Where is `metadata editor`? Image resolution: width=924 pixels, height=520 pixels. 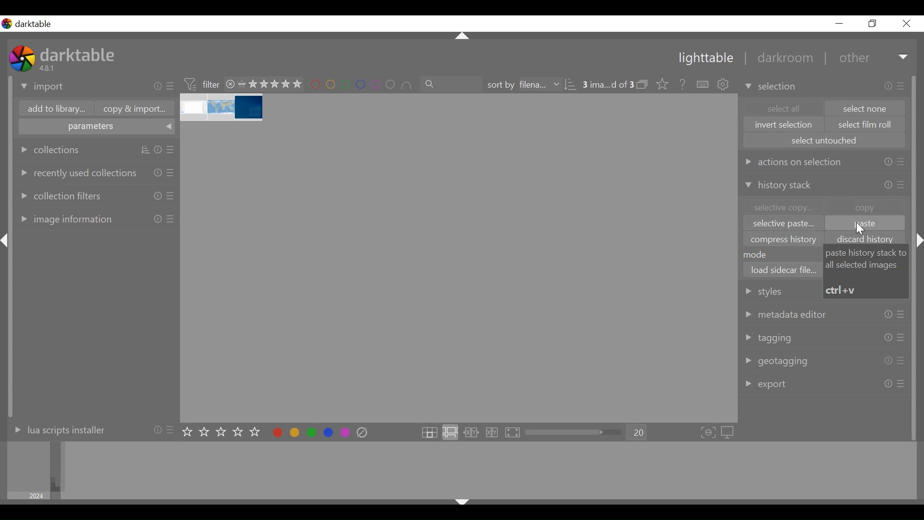
metadata editor is located at coordinates (787, 314).